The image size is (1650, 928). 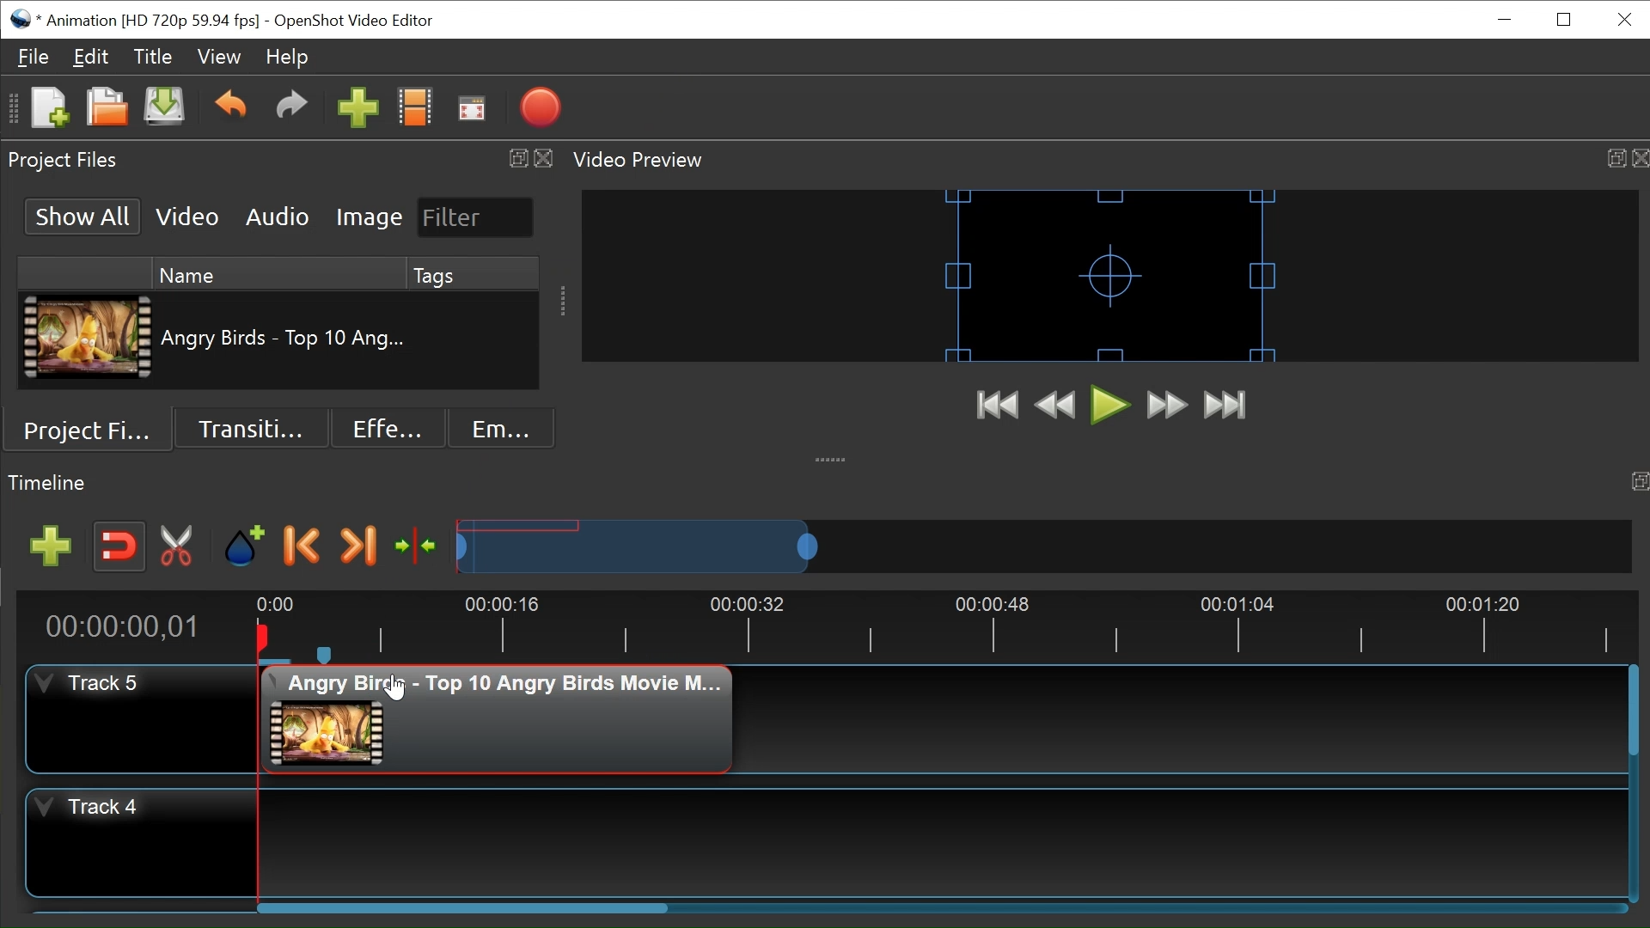 What do you see at coordinates (502, 428) in the screenshot?
I see `Emoji` at bounding box center [502, 428].